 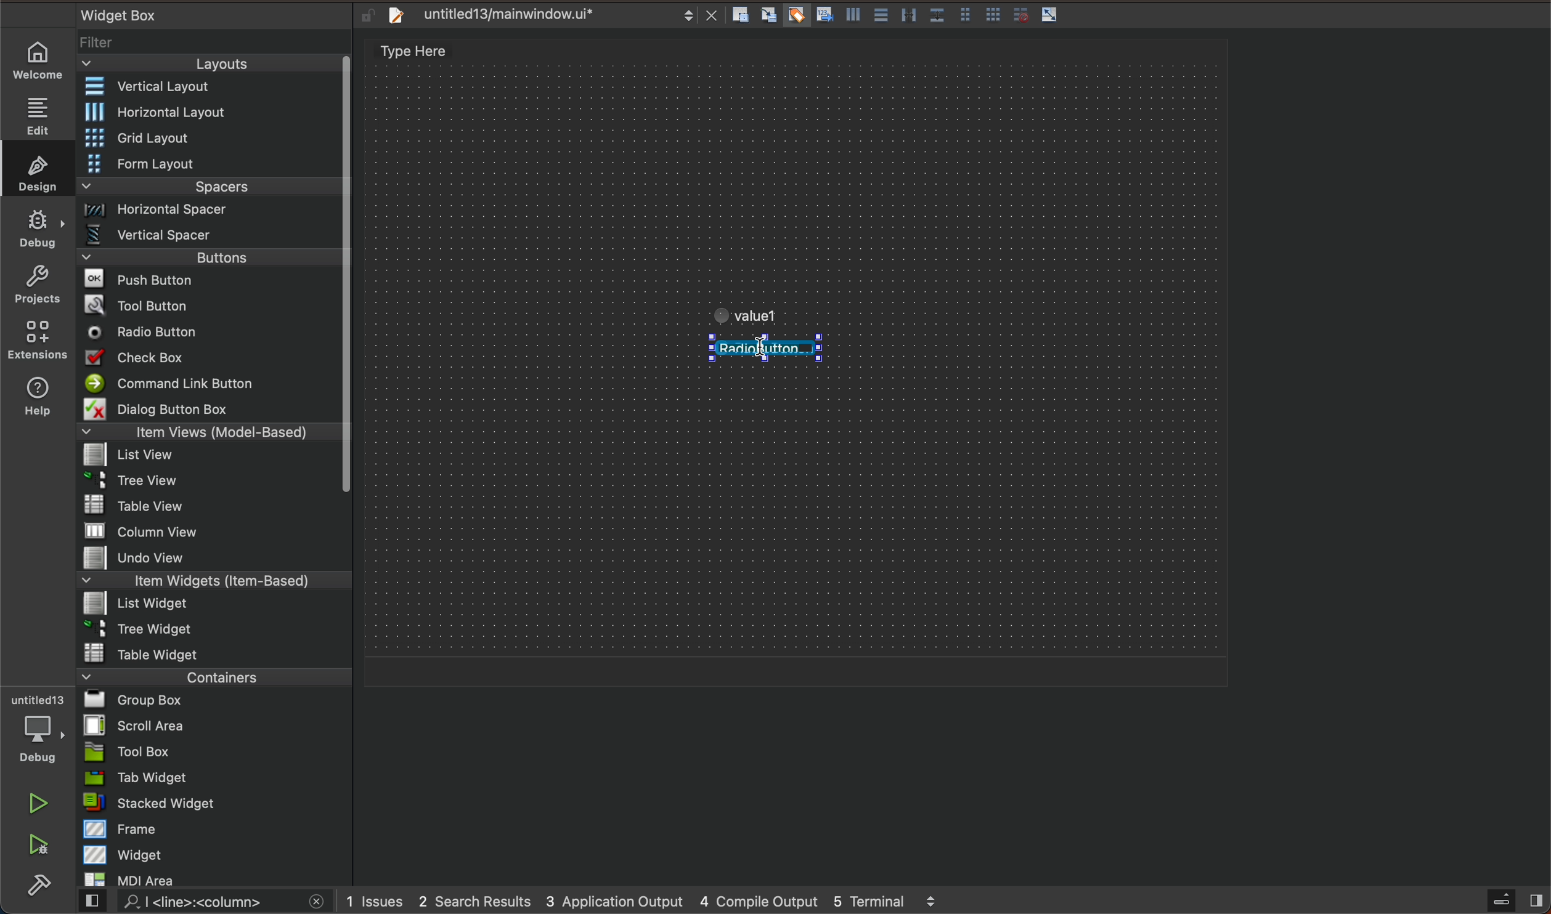 I want to click on dialong button, so click(x=211, y=411).